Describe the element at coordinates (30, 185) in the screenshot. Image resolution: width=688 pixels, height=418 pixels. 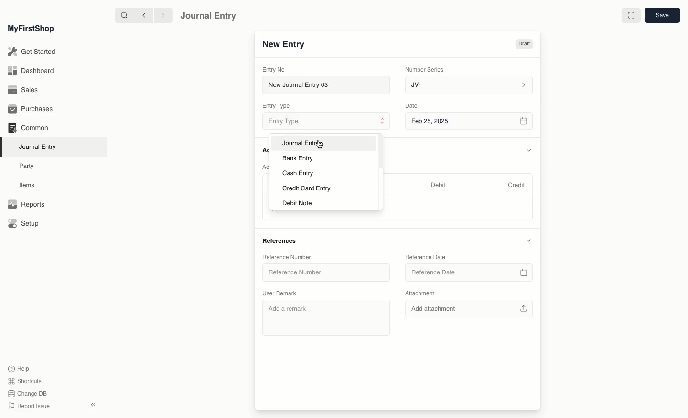
I see `Items` at that location.